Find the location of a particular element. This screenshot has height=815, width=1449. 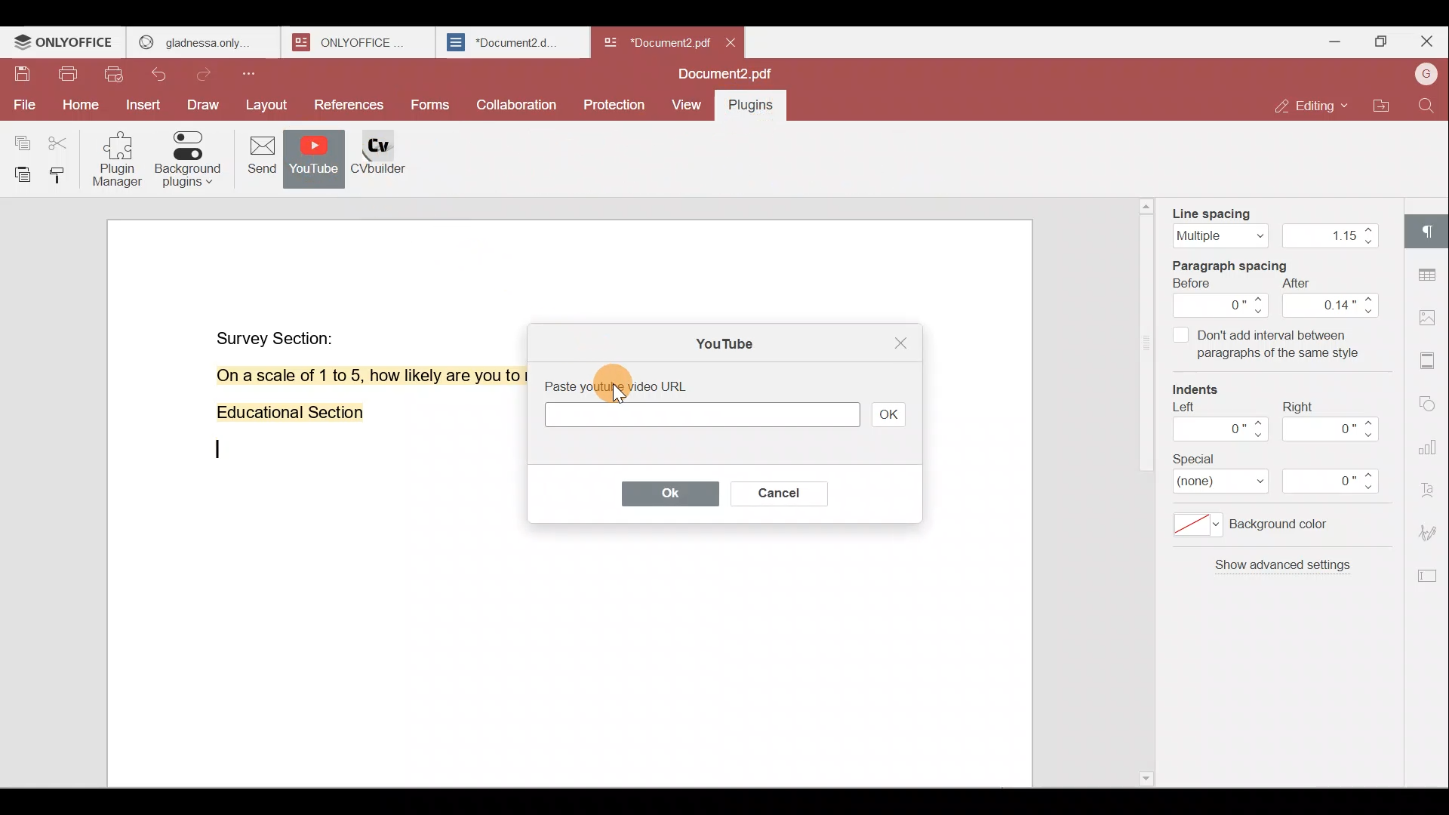

Header & footer settings is located at coordinates (1431, 359).